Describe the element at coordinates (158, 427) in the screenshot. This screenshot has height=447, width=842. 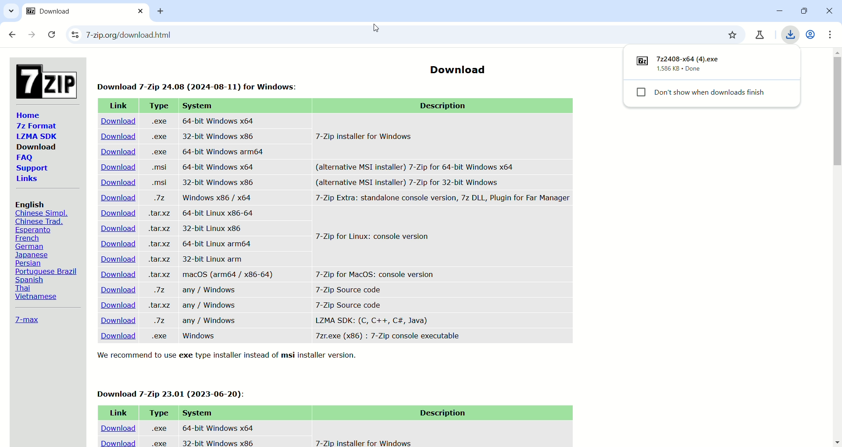
I see `.exe` at that location.